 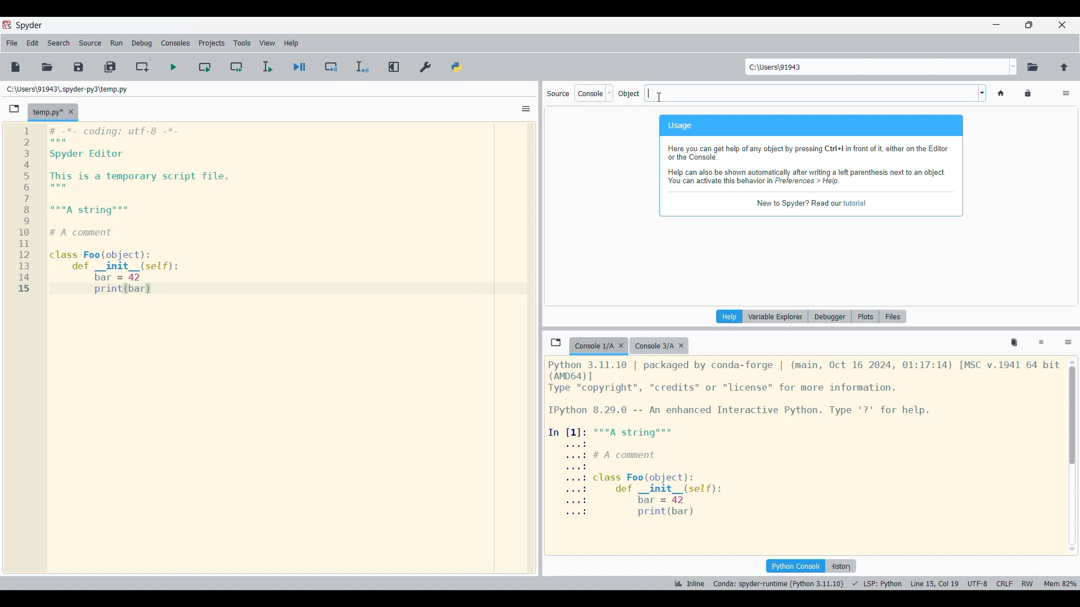 I want to click on New file, so click(x=16, y=67).